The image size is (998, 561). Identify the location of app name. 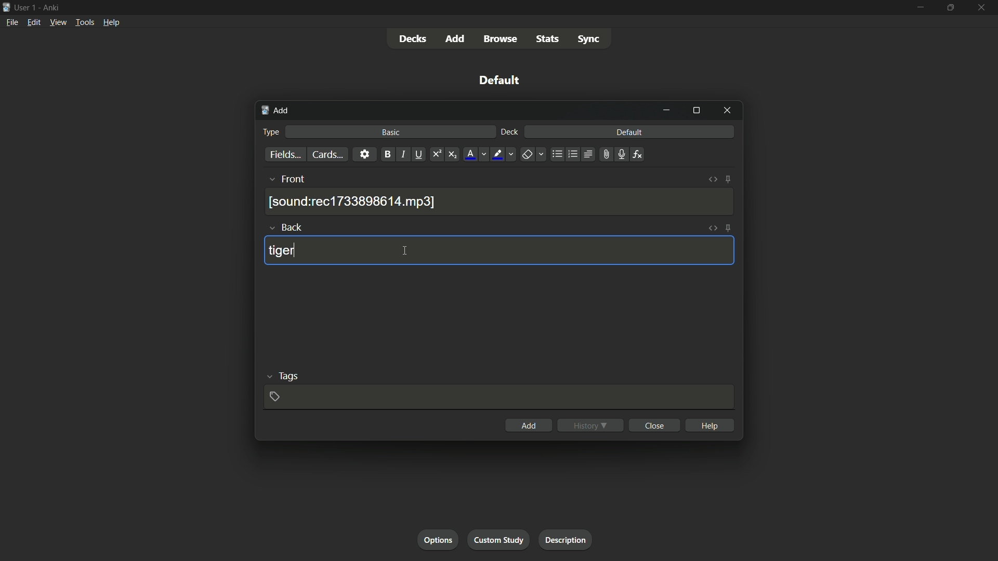
(50, 7).